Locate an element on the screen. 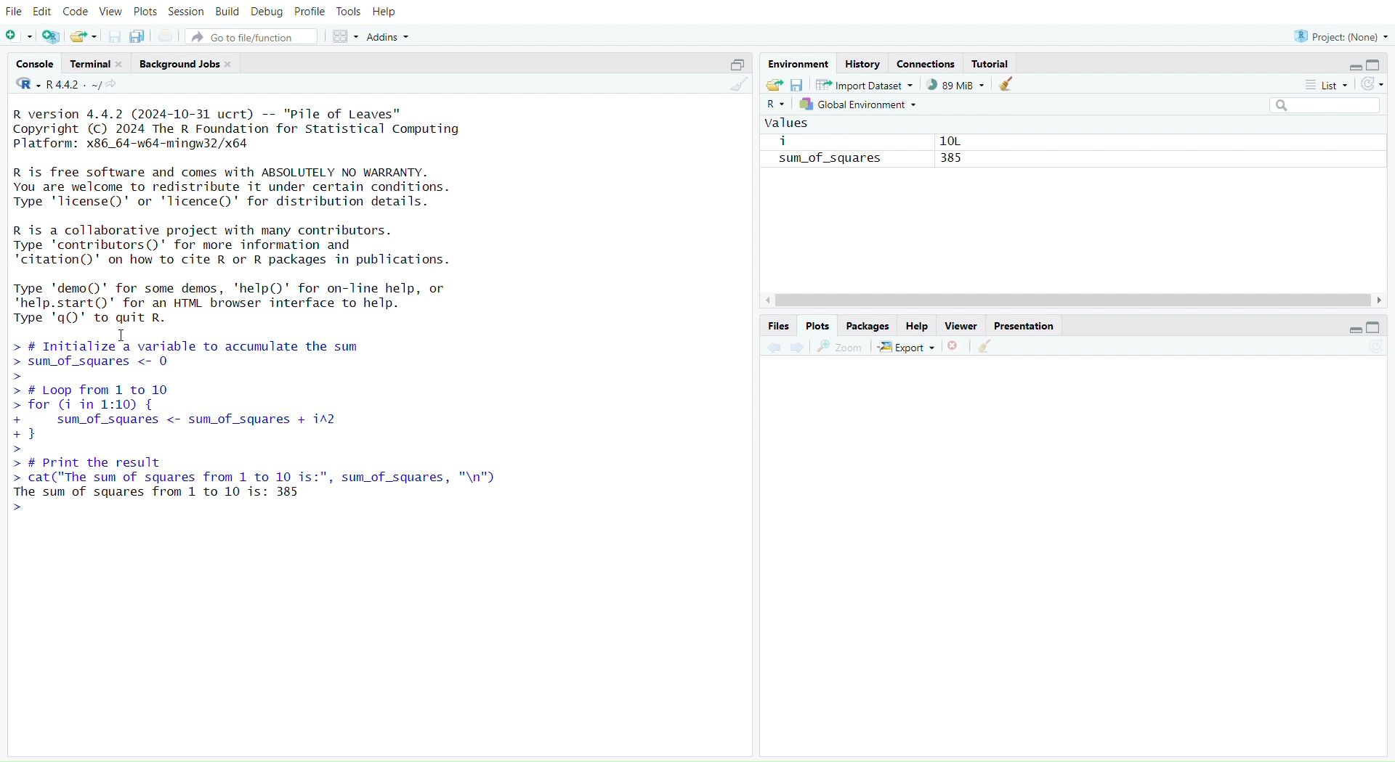 This screenshot has height=762, width=1395. tools is located at coordinates (349, 12).